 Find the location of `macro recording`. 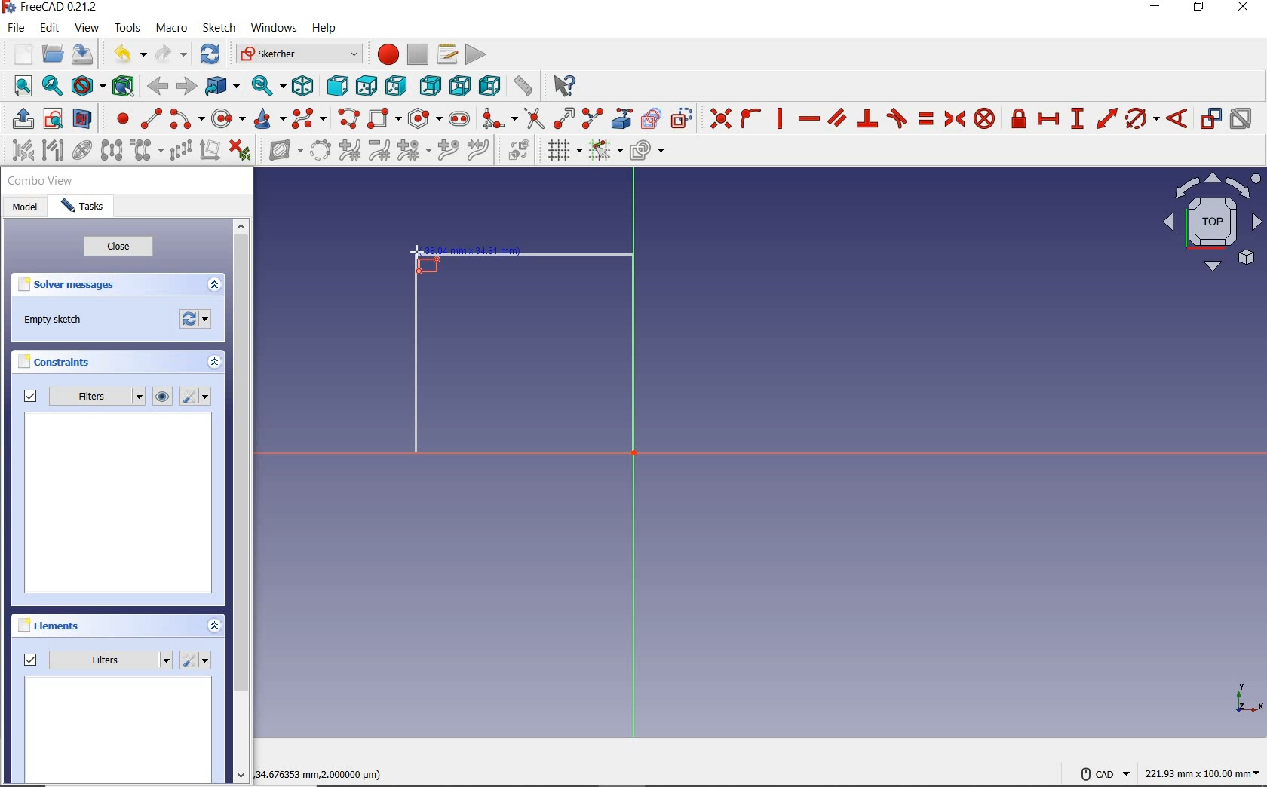

macro recording is located at coordinates (385, 56).